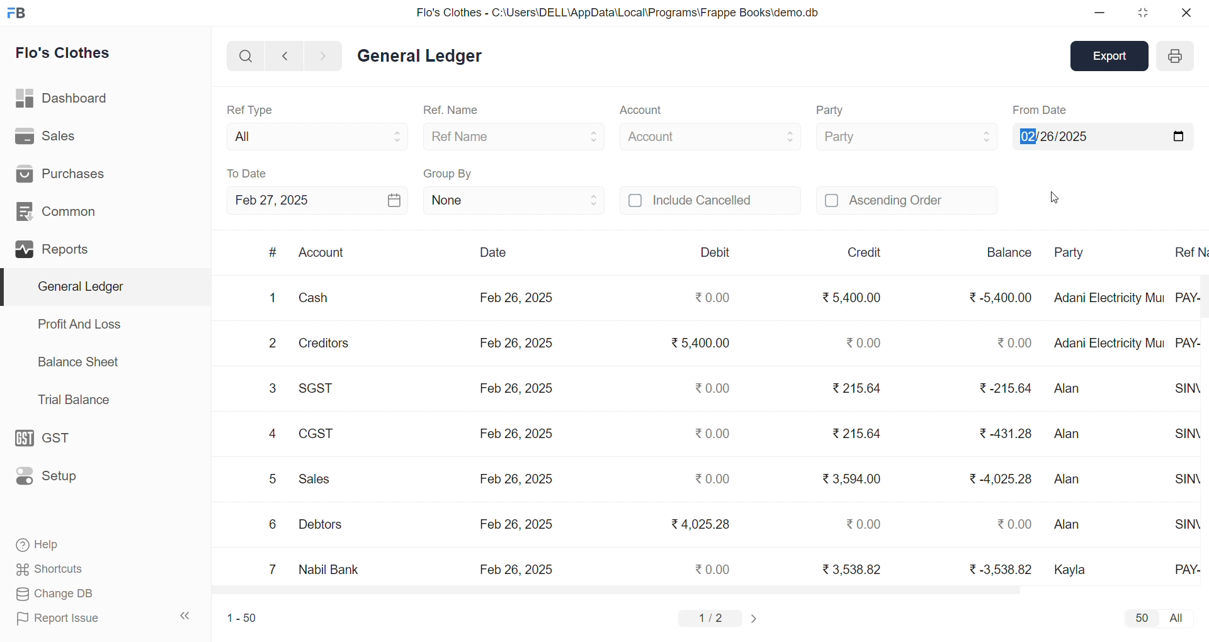 This screenshot has height=642, width=1209. I want to click on Ref N.., so click(1188, 251).